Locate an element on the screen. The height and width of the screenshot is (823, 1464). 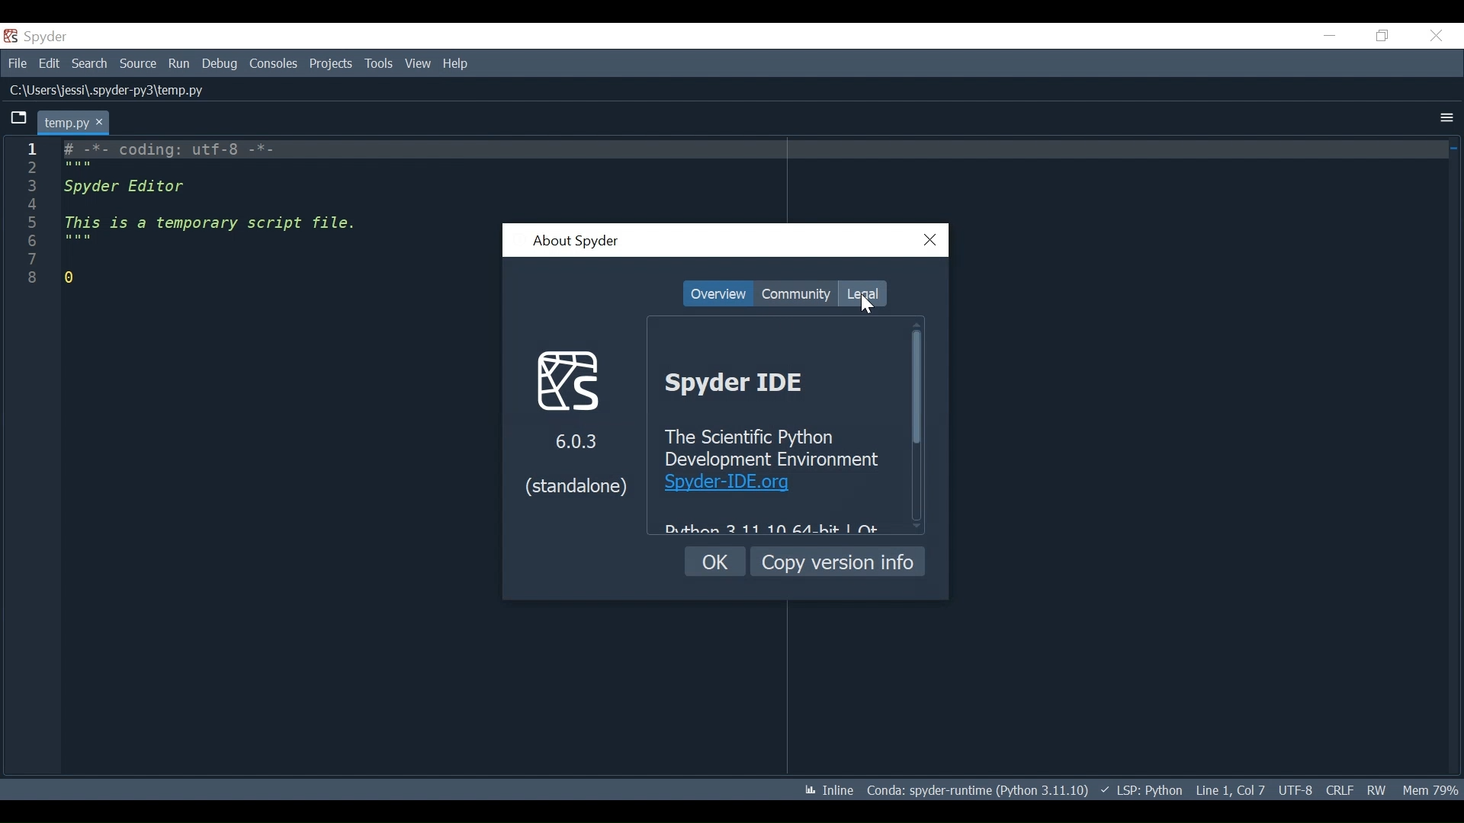
Close is located at coordinates (931, 241).